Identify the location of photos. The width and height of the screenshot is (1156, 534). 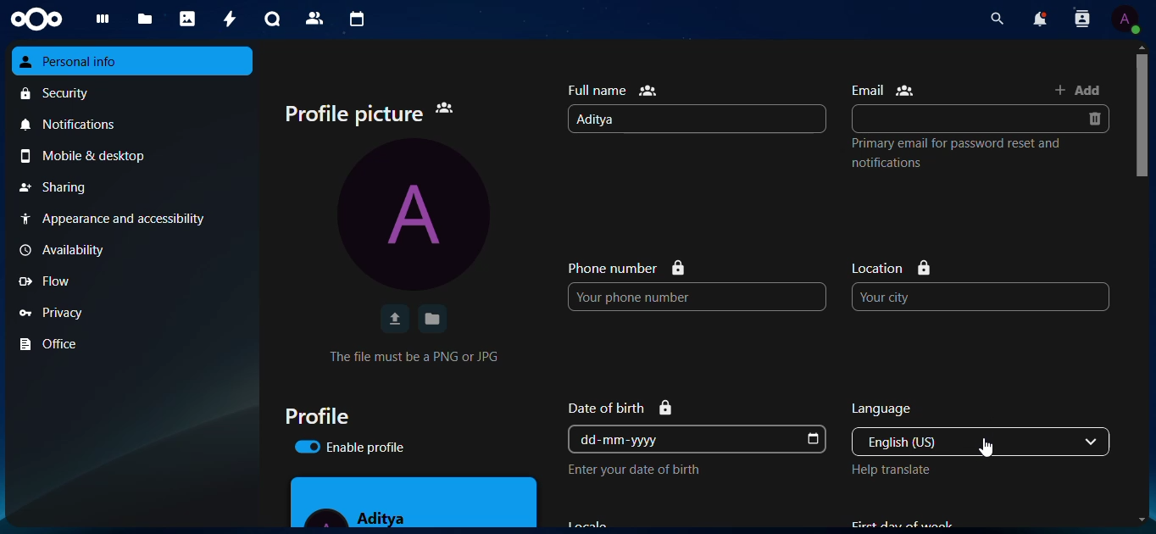
(188, 19).